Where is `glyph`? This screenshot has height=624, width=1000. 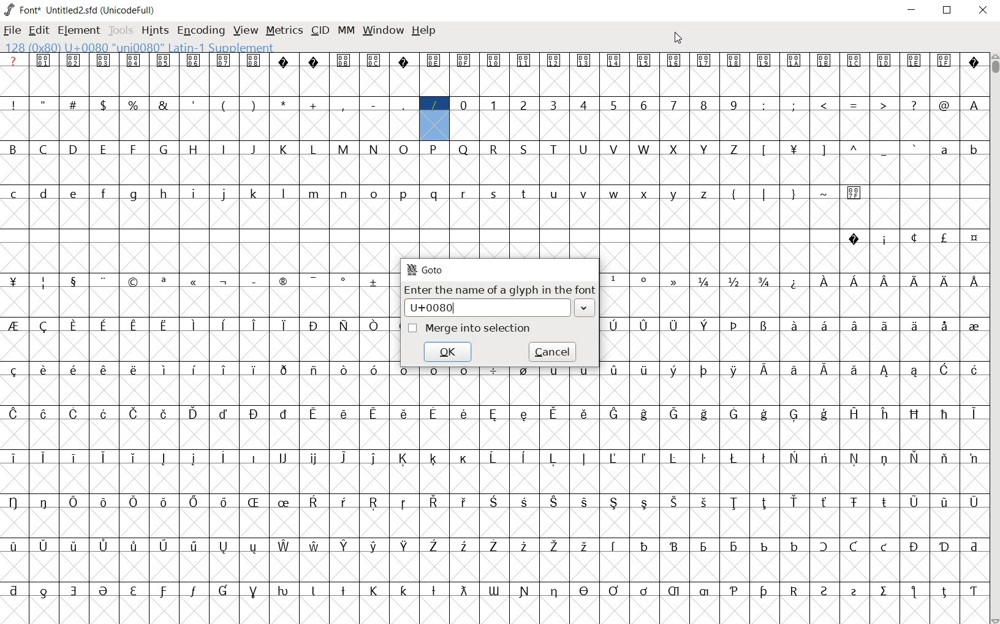
glyph is located at coordinates (974, 414).